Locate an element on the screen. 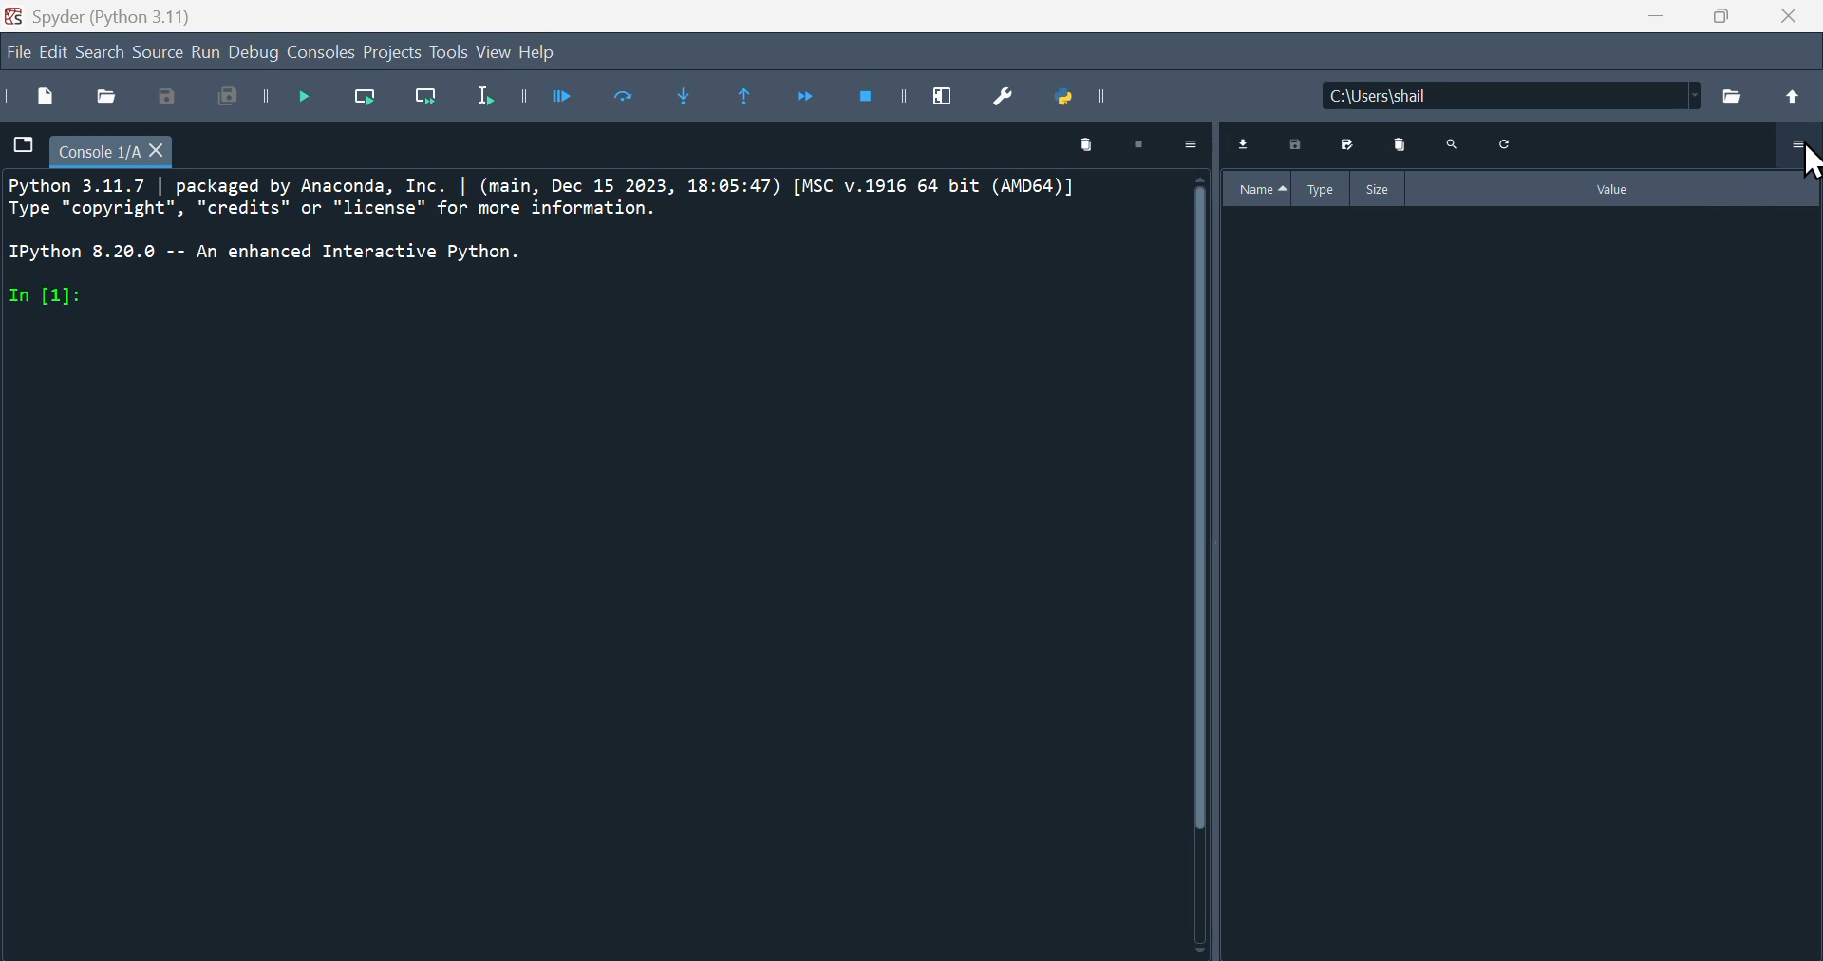  Save all is located at coordinates (236, 100).